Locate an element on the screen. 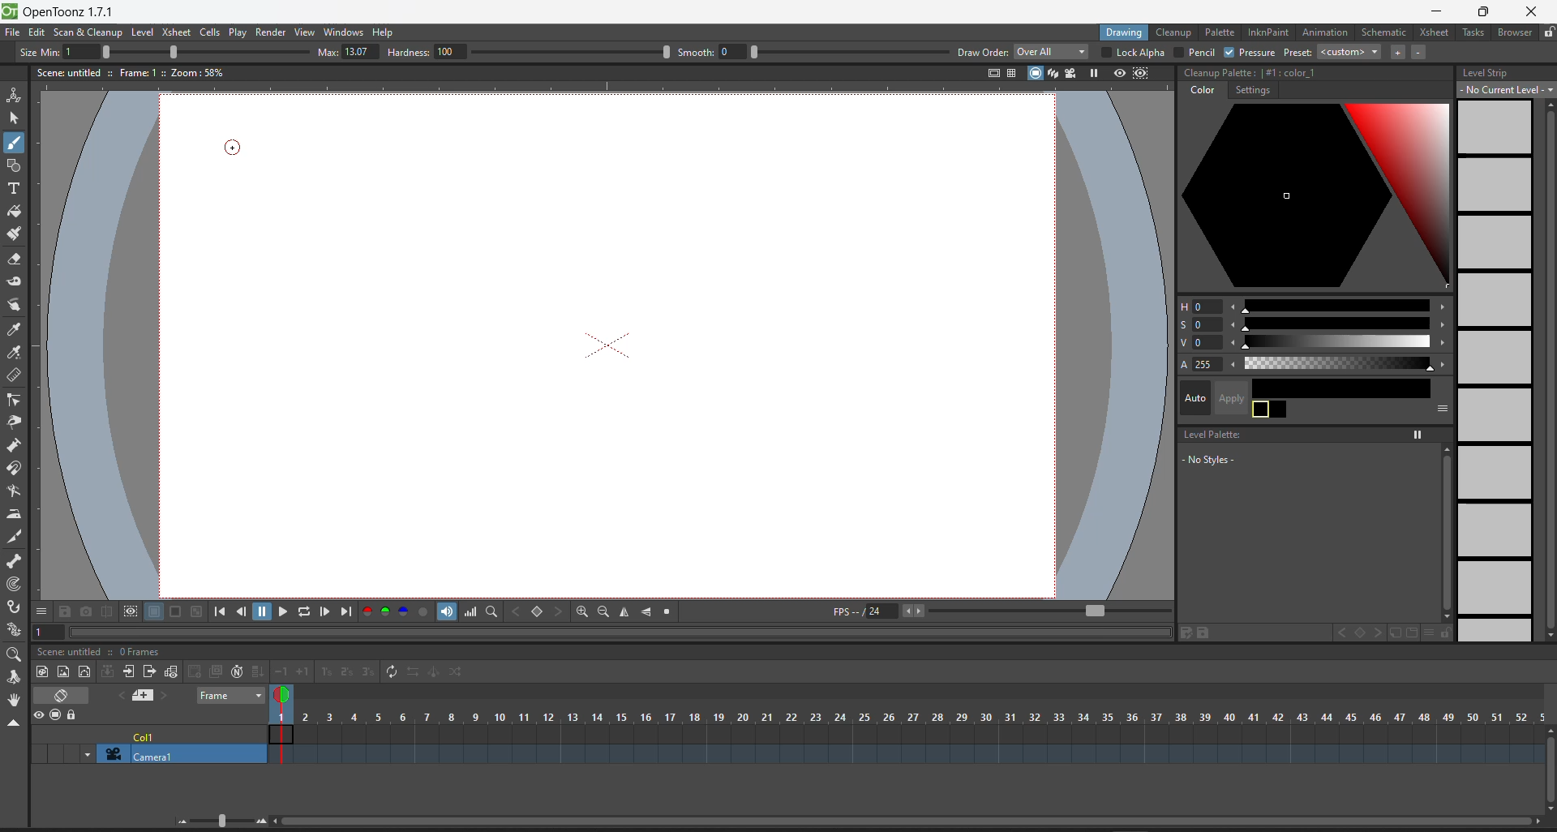  tracker tool is located at coordinates (15, 584).